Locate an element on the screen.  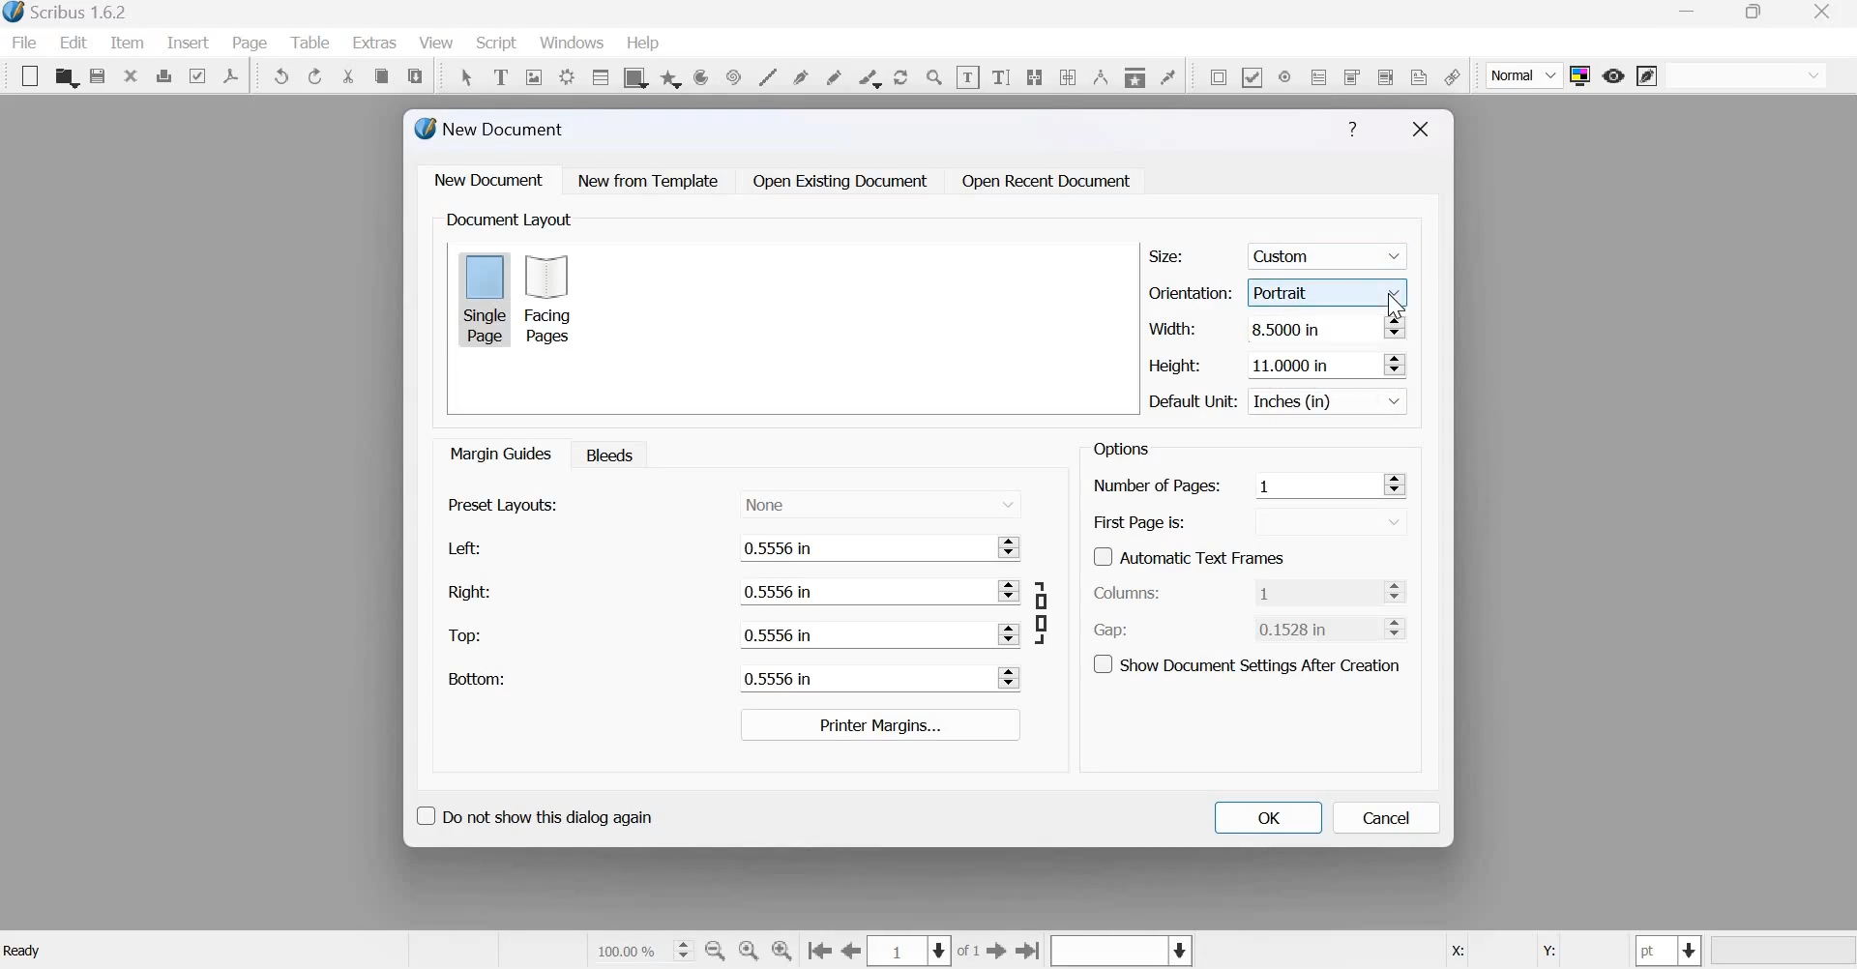
Undo is located at coordinates (282, 76).